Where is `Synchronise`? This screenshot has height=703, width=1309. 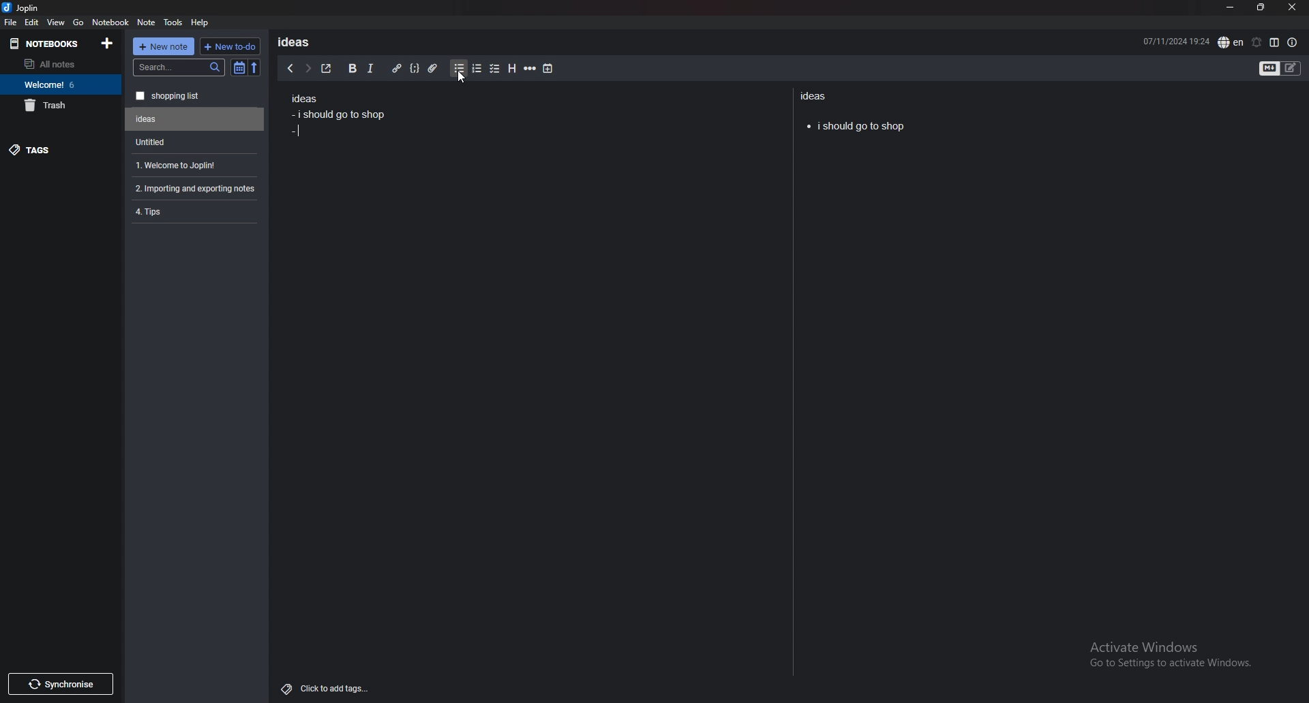
Synchronise is located at coordinates (60, 684).